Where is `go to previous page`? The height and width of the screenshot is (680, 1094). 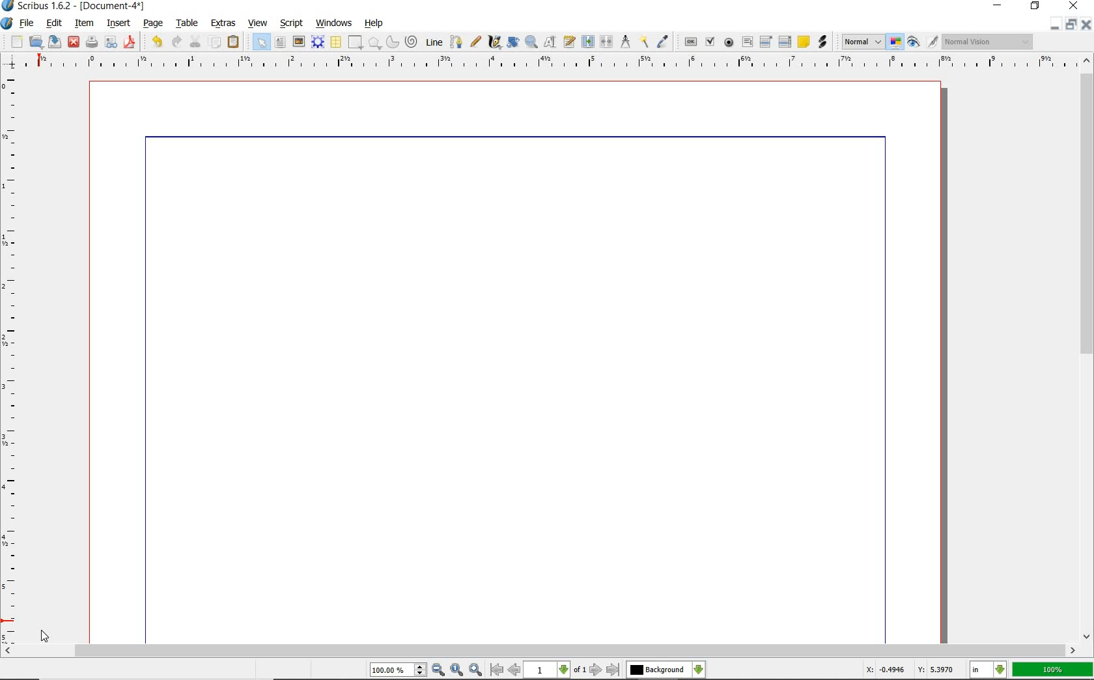 go to previous page is located at coordinates (516, 670).